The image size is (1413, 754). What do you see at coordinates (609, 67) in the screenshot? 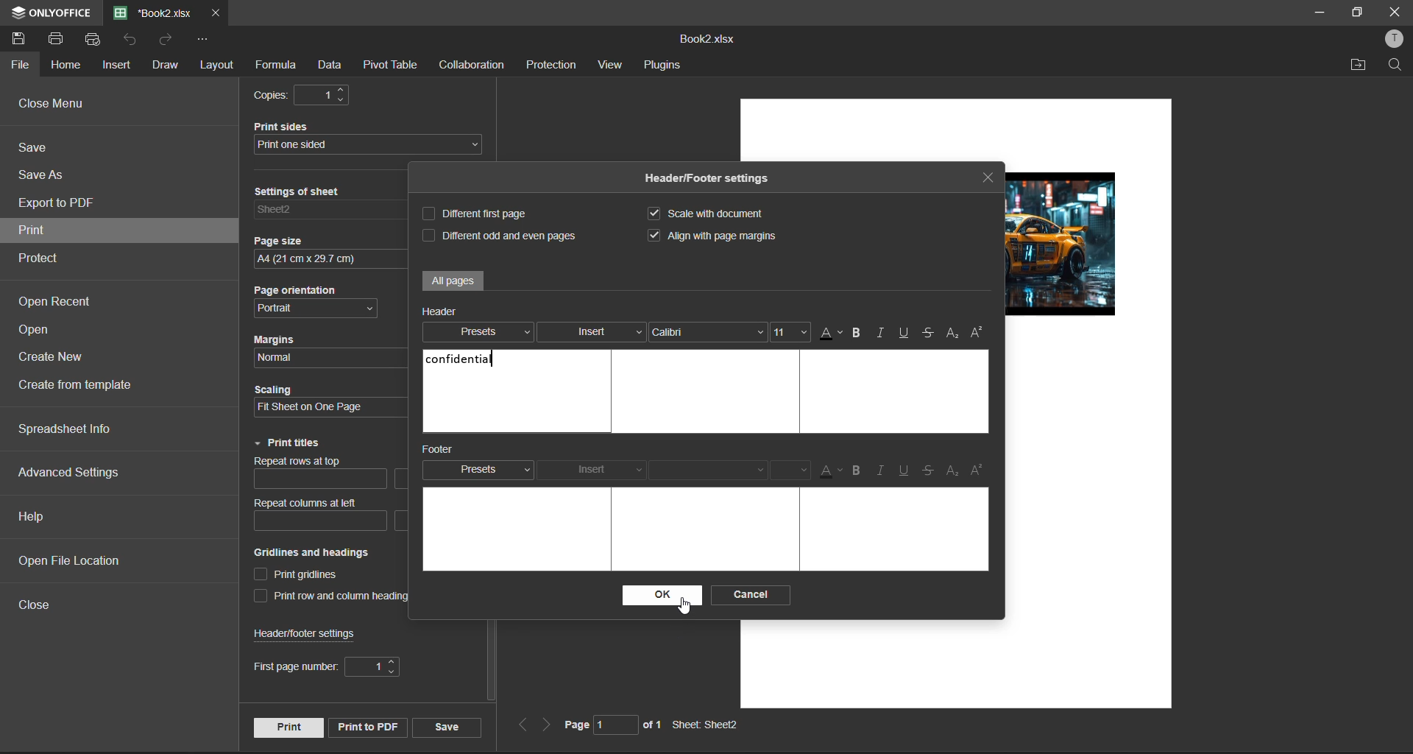
I see `view` at bounding box center [609, 67].